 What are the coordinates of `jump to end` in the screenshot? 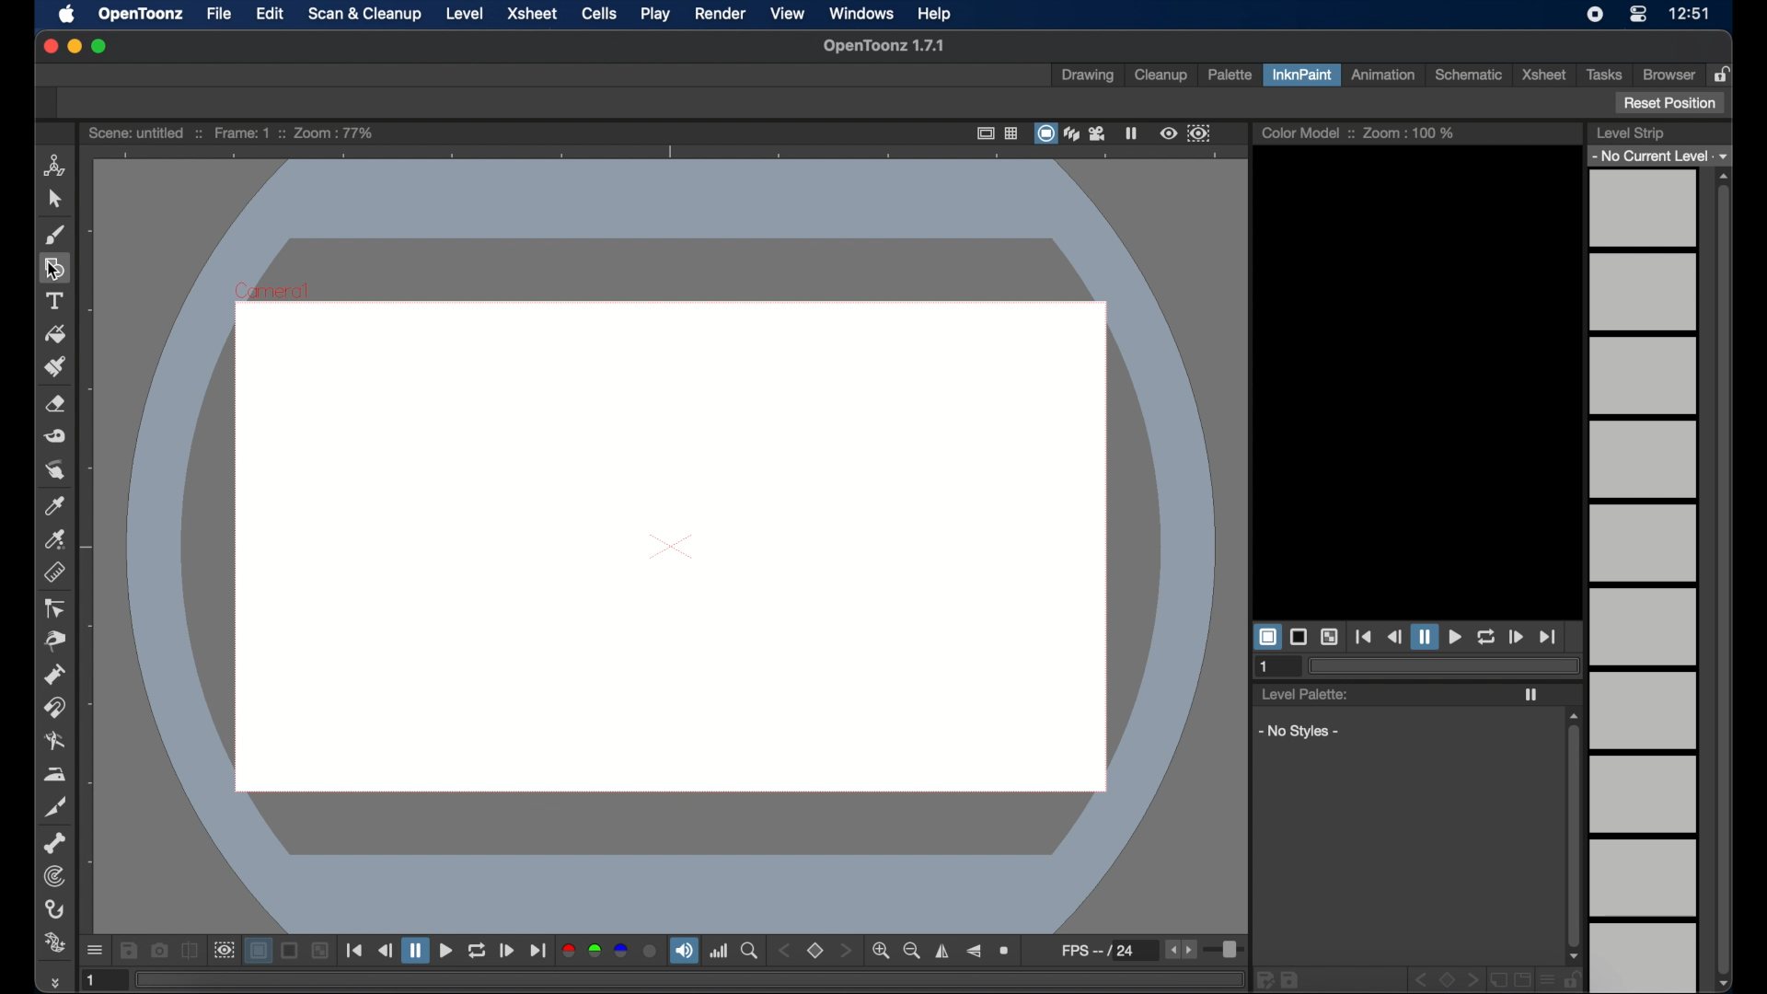 It's located at (1548, 637).